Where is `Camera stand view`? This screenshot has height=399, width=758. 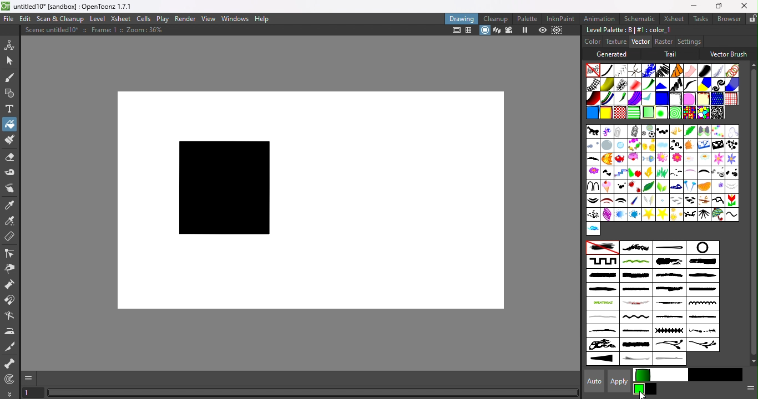 Camera stand view is located at coordinates (484, 30).